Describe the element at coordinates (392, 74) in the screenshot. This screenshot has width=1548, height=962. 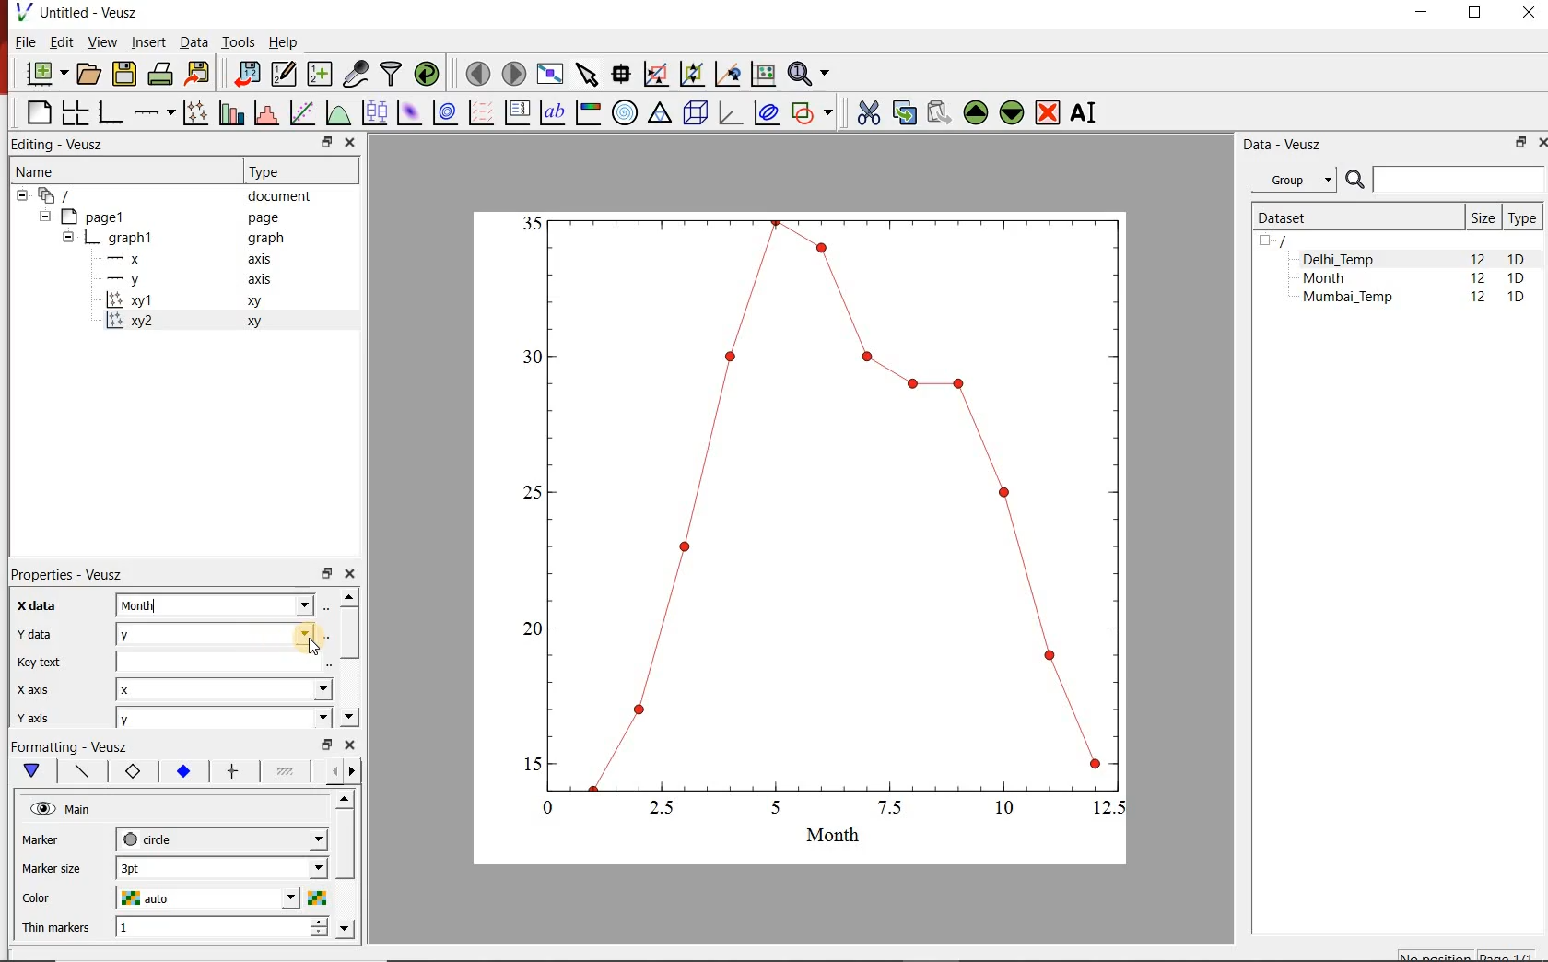
I see `filter data` at that location.